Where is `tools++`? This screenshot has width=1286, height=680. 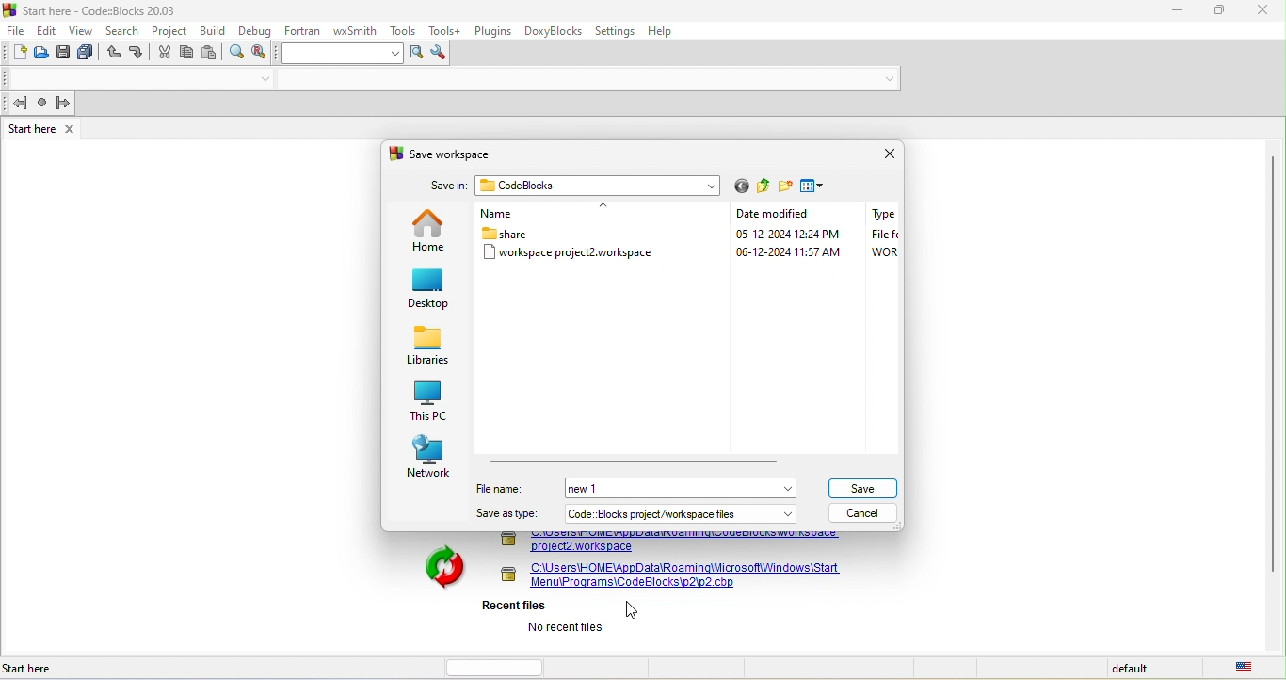
tools++ is located at coordinates (446, 30).